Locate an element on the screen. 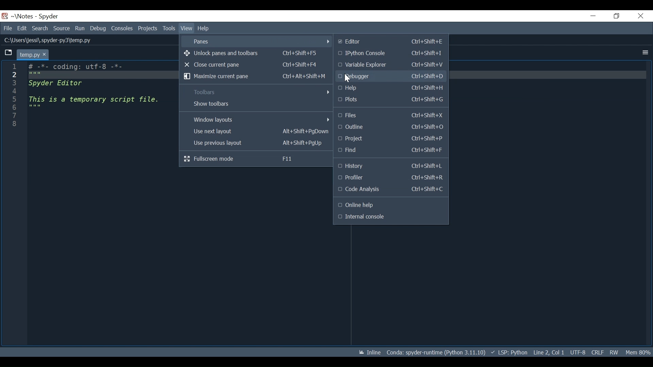 The width and height of the screenshot is (653, 367). Search is located at coordinates (41, 28).